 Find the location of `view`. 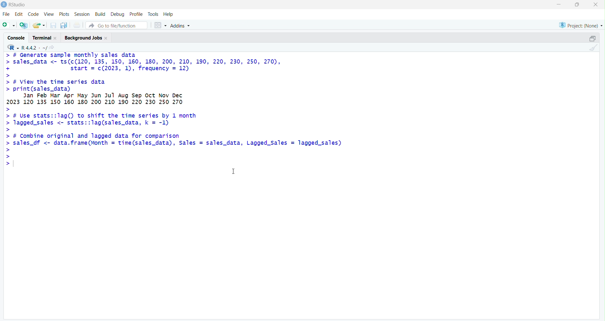

view is located at coordinates (49, 14).